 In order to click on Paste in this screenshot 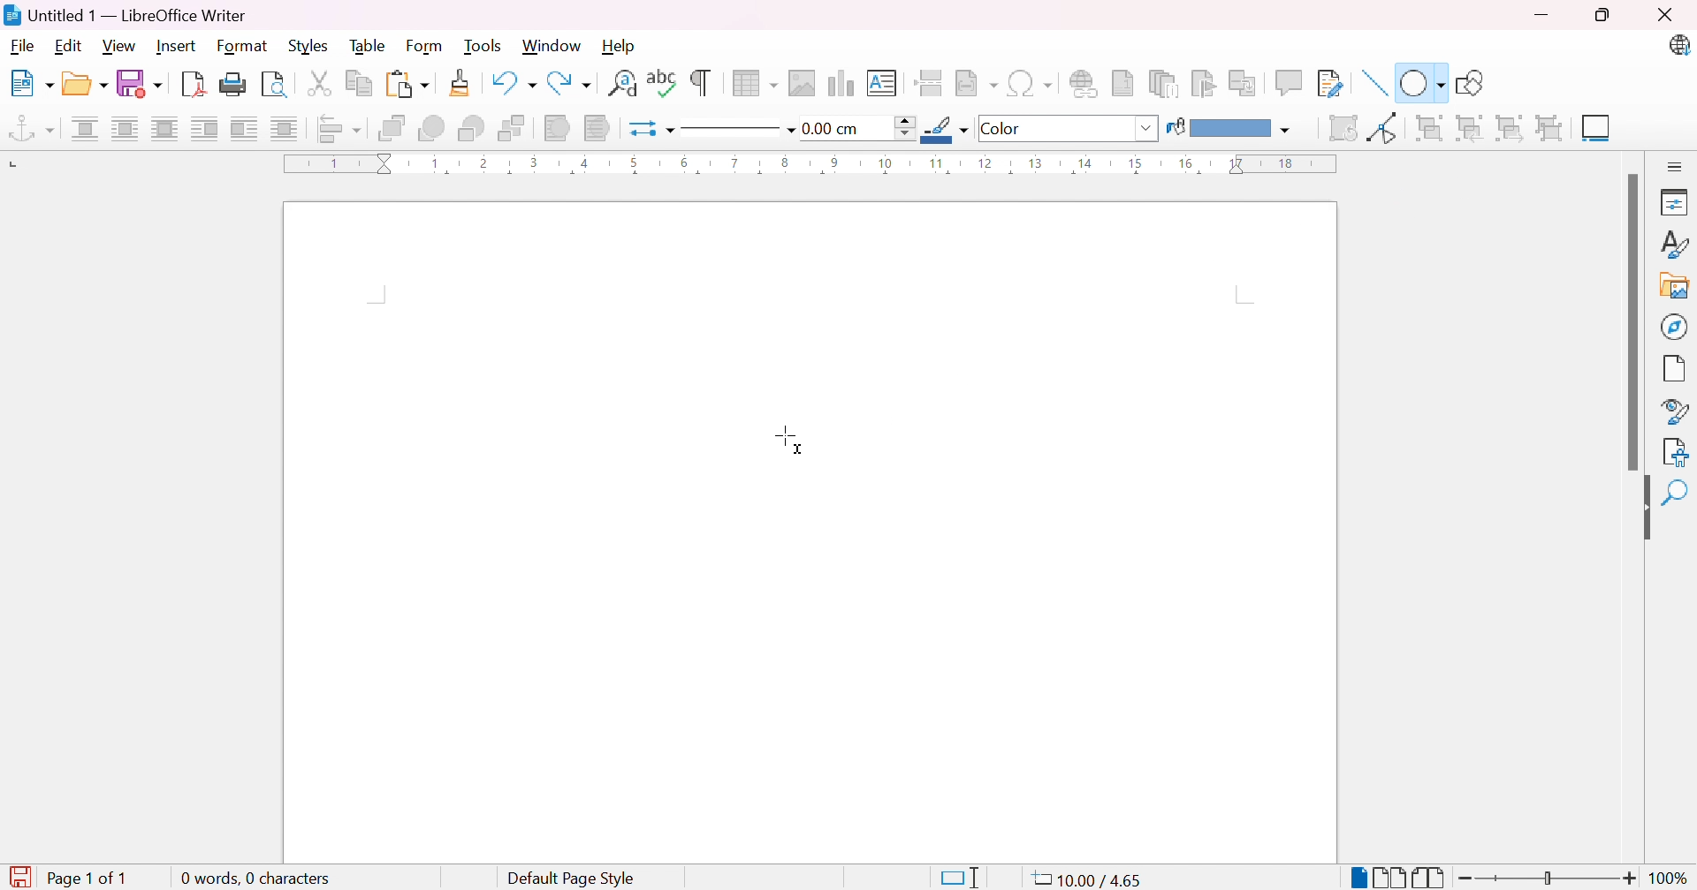, I will do `click(407, 85)`.